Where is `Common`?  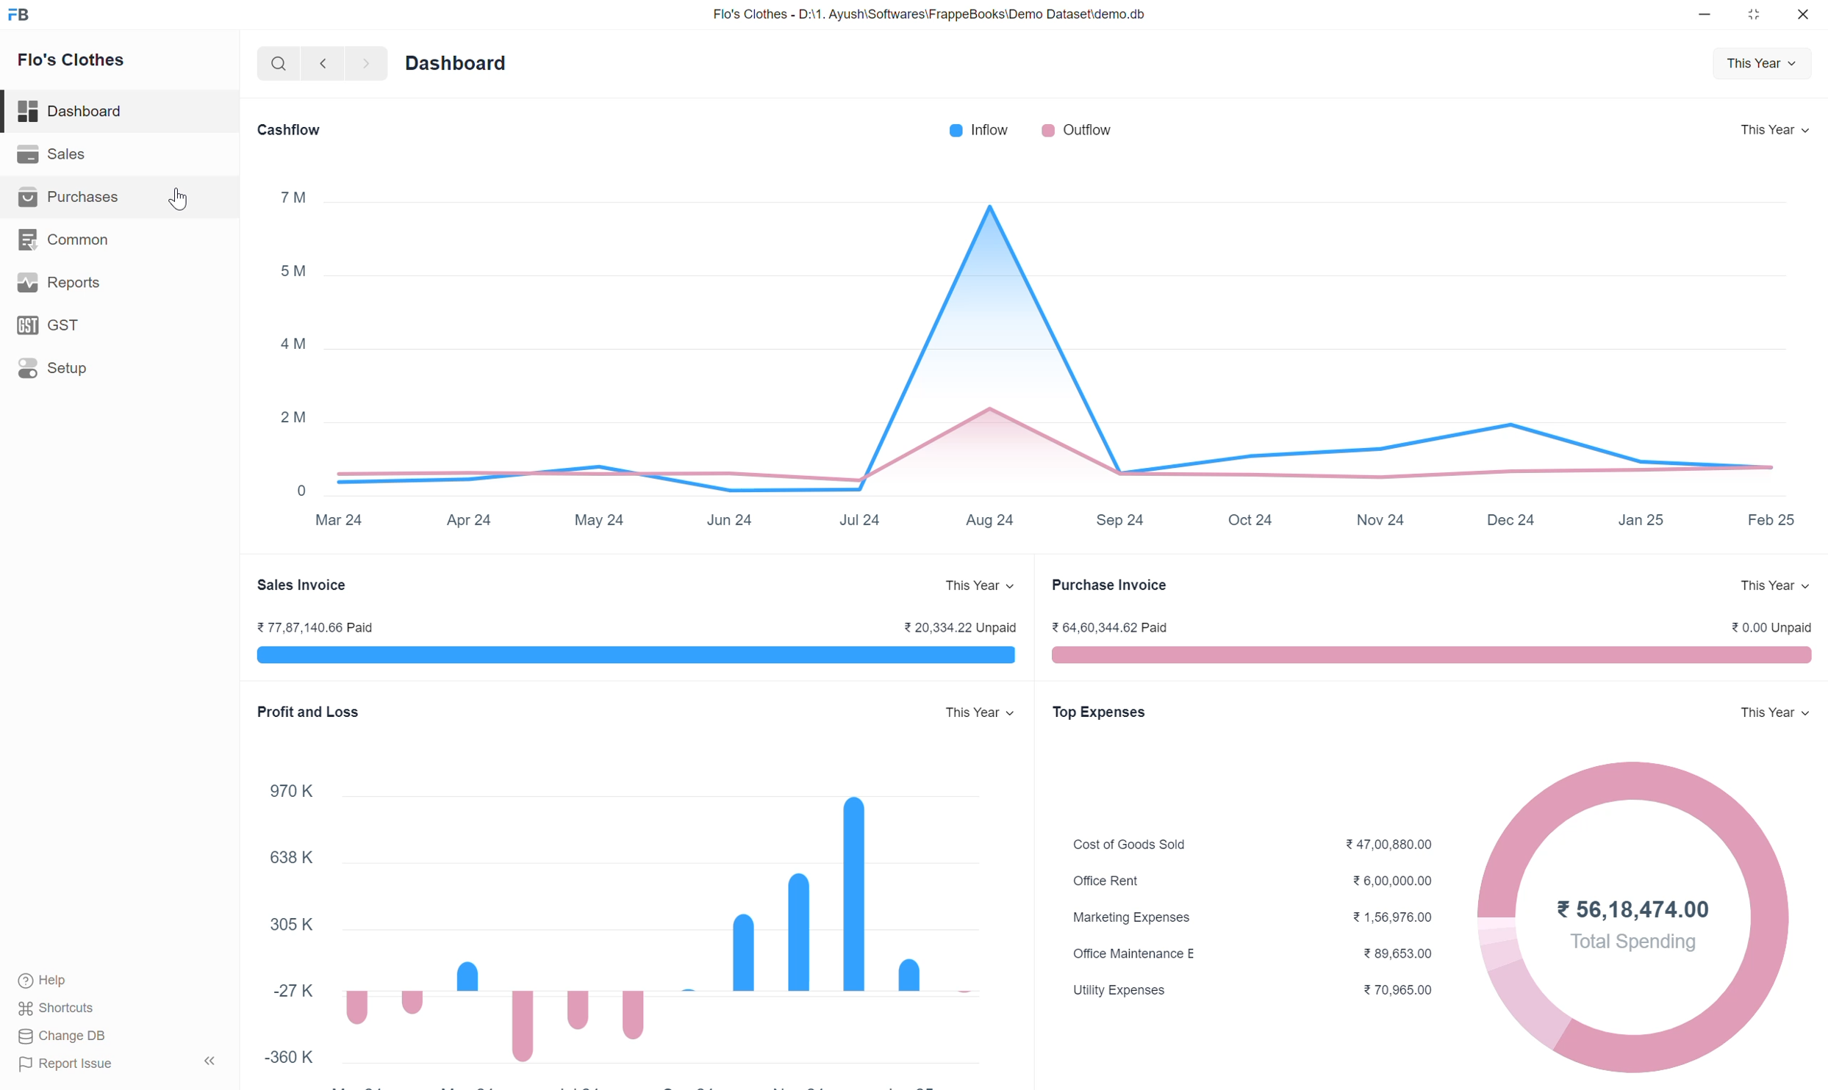 Common is located at coordinates (60, 238).